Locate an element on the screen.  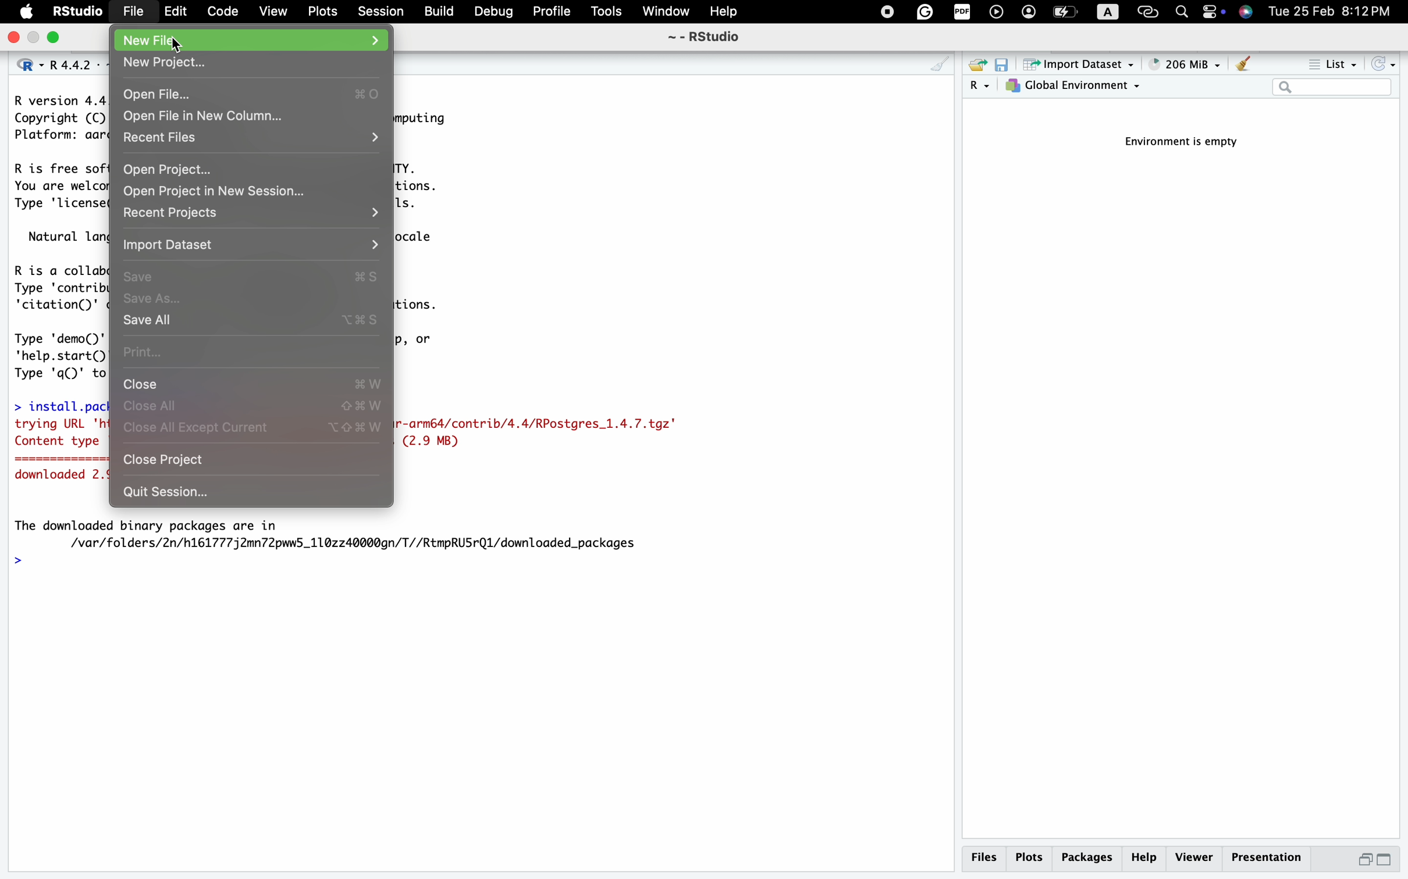
RStudio is located at coordinates (77, 10).